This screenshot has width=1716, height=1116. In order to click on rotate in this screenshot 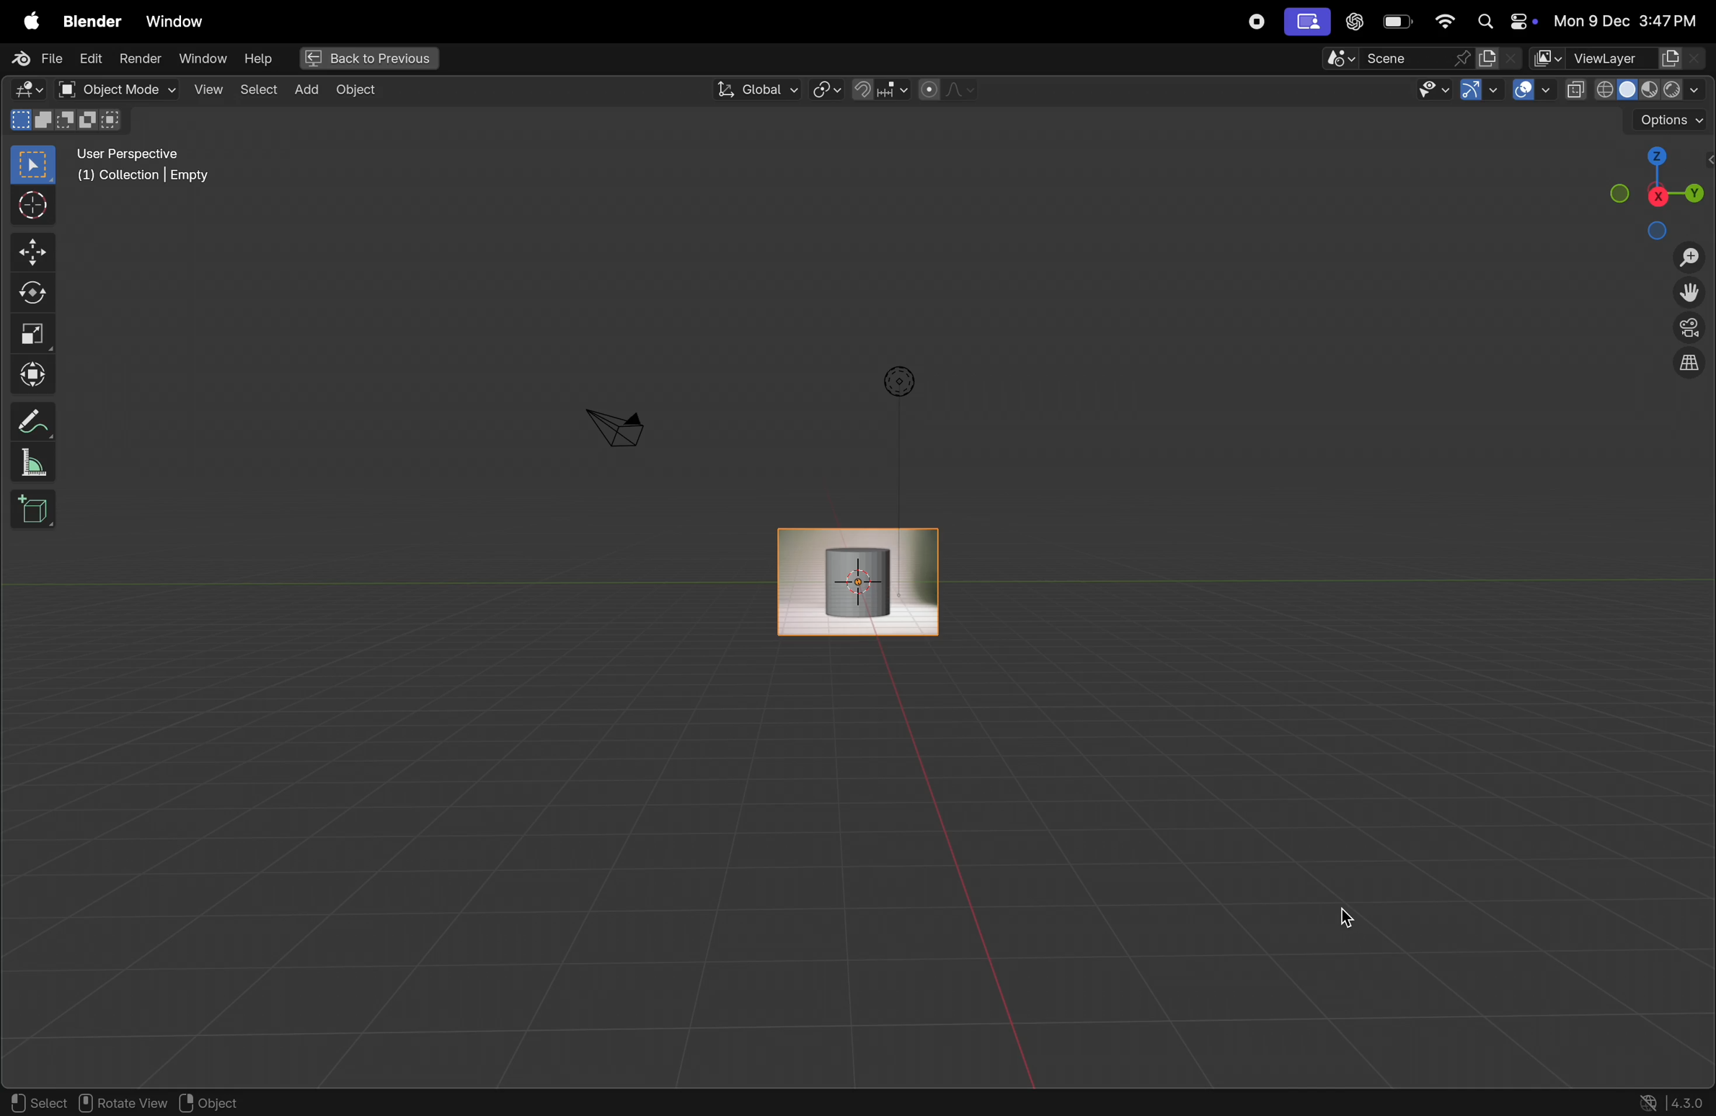, I will do `click(30, 290)`.